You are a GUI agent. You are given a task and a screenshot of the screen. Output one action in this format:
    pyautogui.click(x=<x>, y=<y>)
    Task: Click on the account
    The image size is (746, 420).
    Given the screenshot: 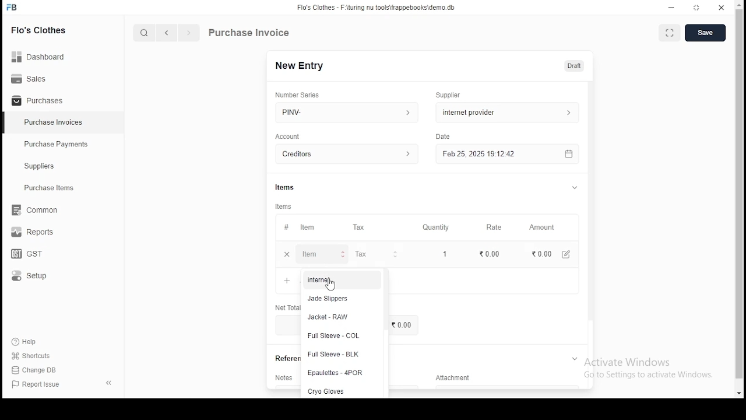 What is the action you would take?
    pyautogui.click(x=349, y=155)
    